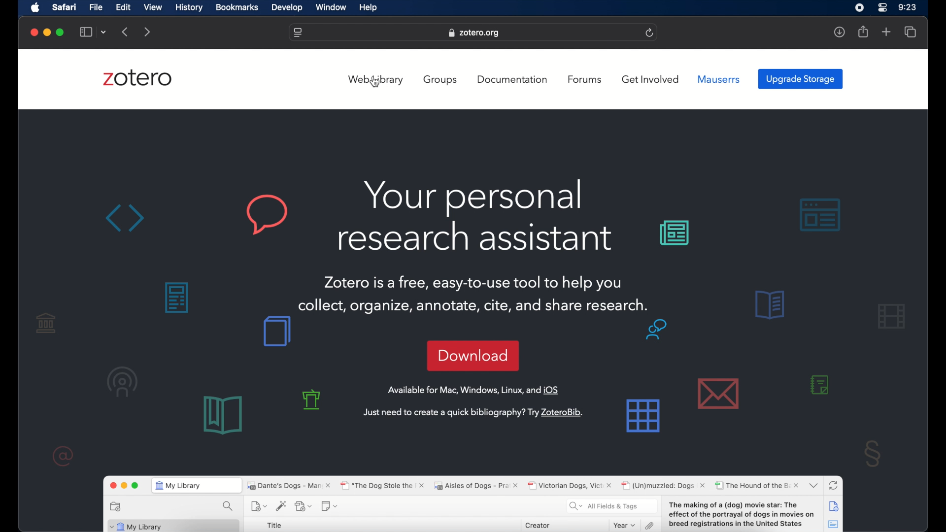  Describe the element at coordinates (137, 78) in the screenshot. I see `zotero` at that location.